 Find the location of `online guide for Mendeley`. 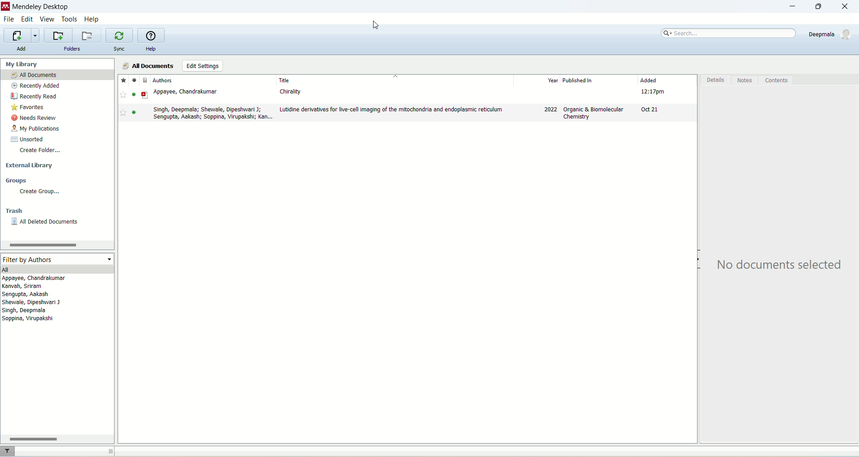

online guide for Mendeley is located at coordinates (151, 36).